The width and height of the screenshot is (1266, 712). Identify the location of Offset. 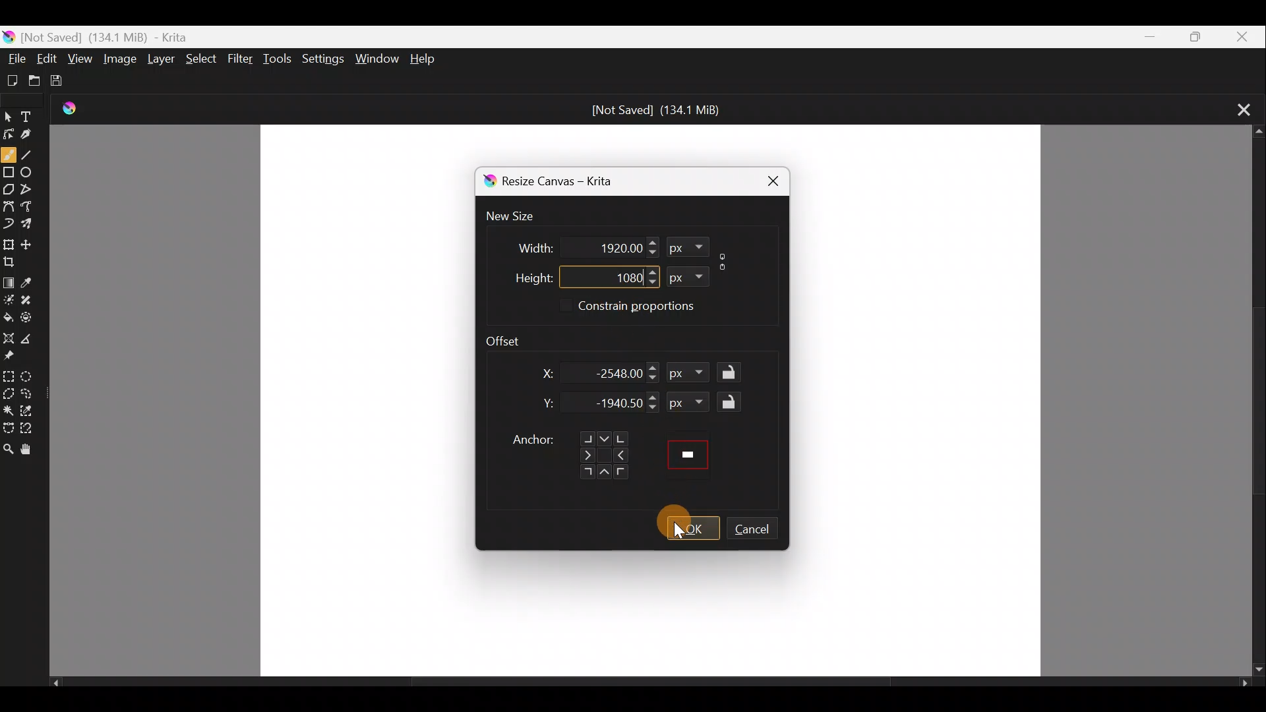
(511, 337).